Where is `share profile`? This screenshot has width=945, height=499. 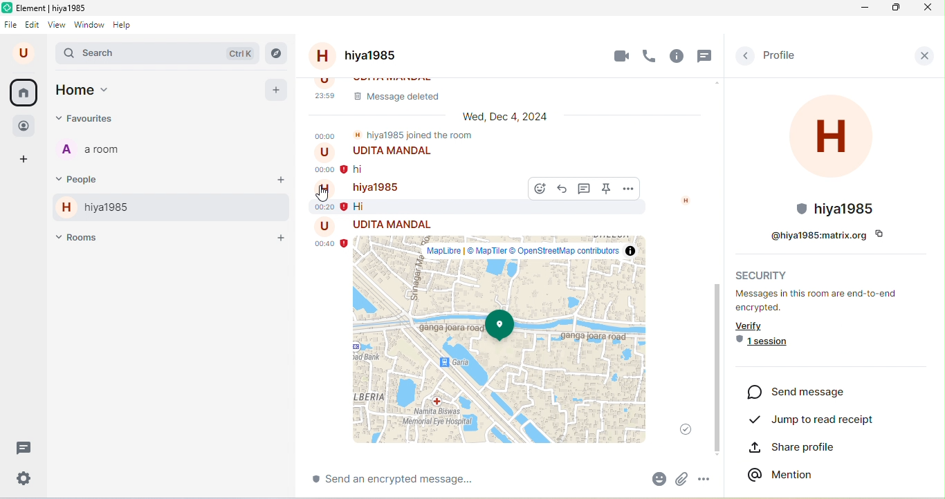
share profile is located at coordinates (803, 449).